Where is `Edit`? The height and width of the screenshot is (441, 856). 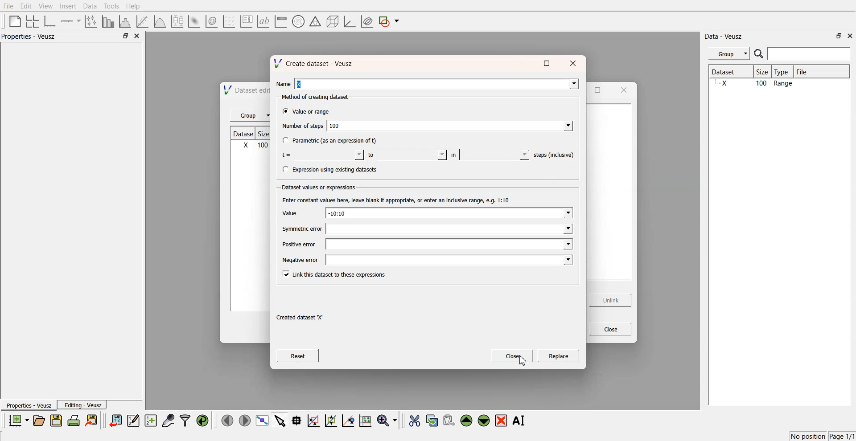
Edit is located at coordinates (26, 6).